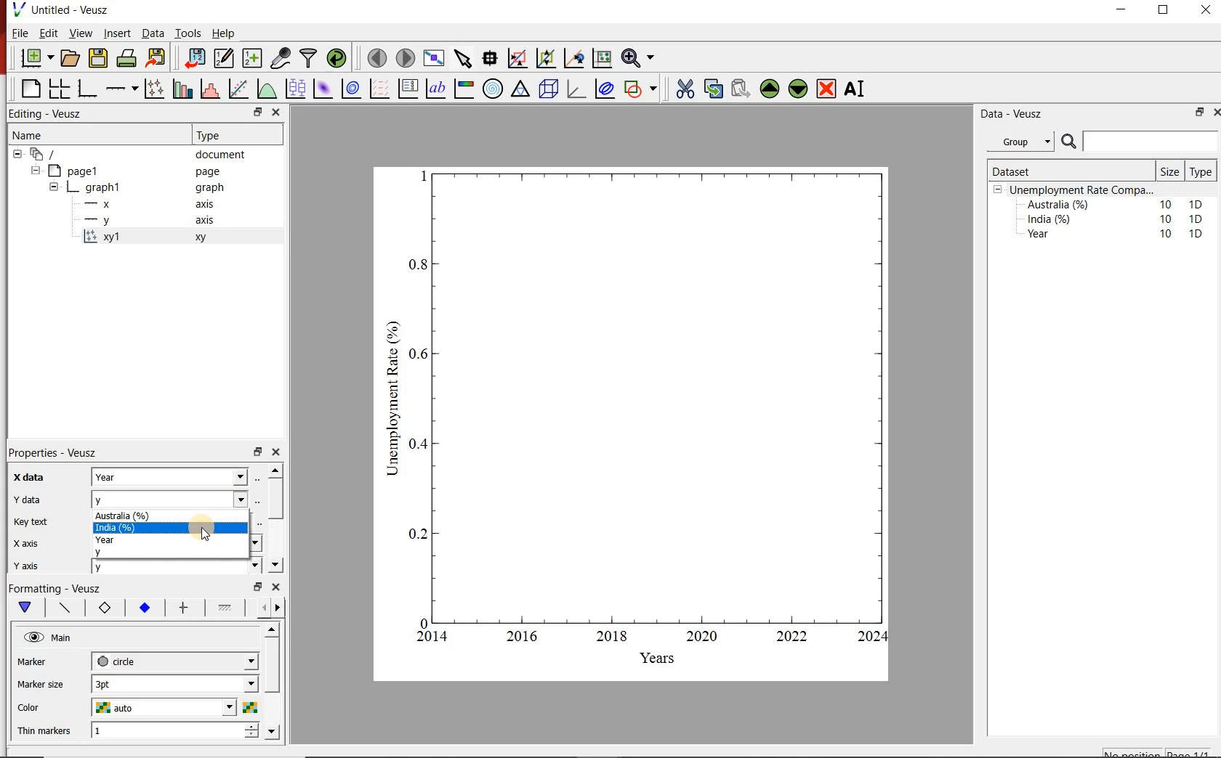 This screenshot has height=758, width=1221. What do you see at coordinates (640, 89) in the screenshot?
I see `add a shapes` at bounding box center [640, 89].